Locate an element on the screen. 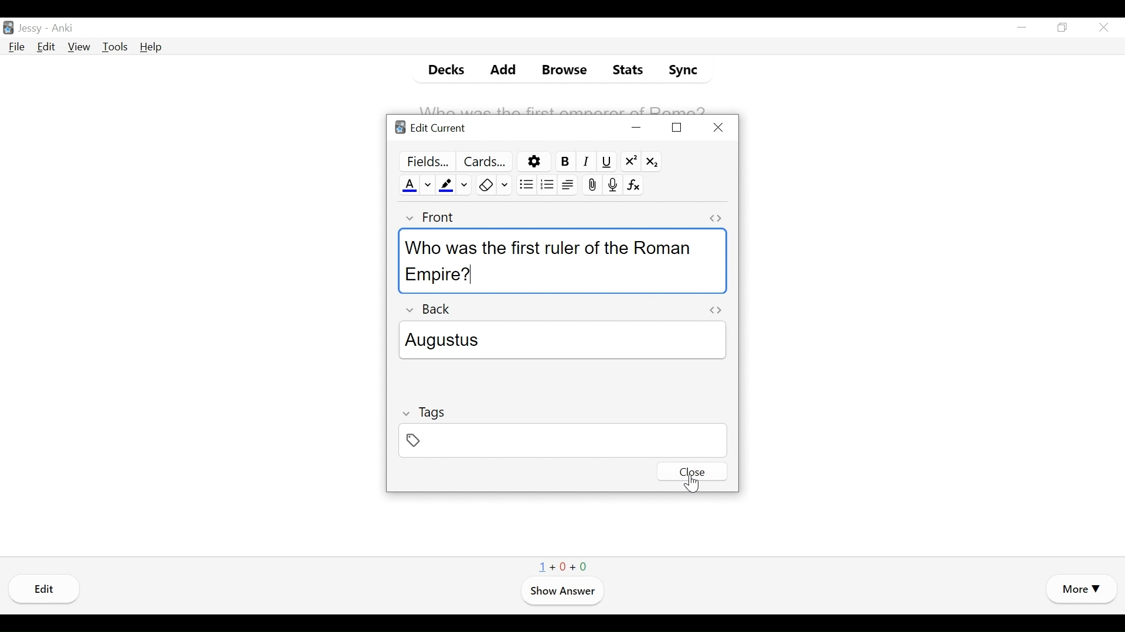 This screenshot has height=632, width=1125. Anki is located at coordinates (64, 29).